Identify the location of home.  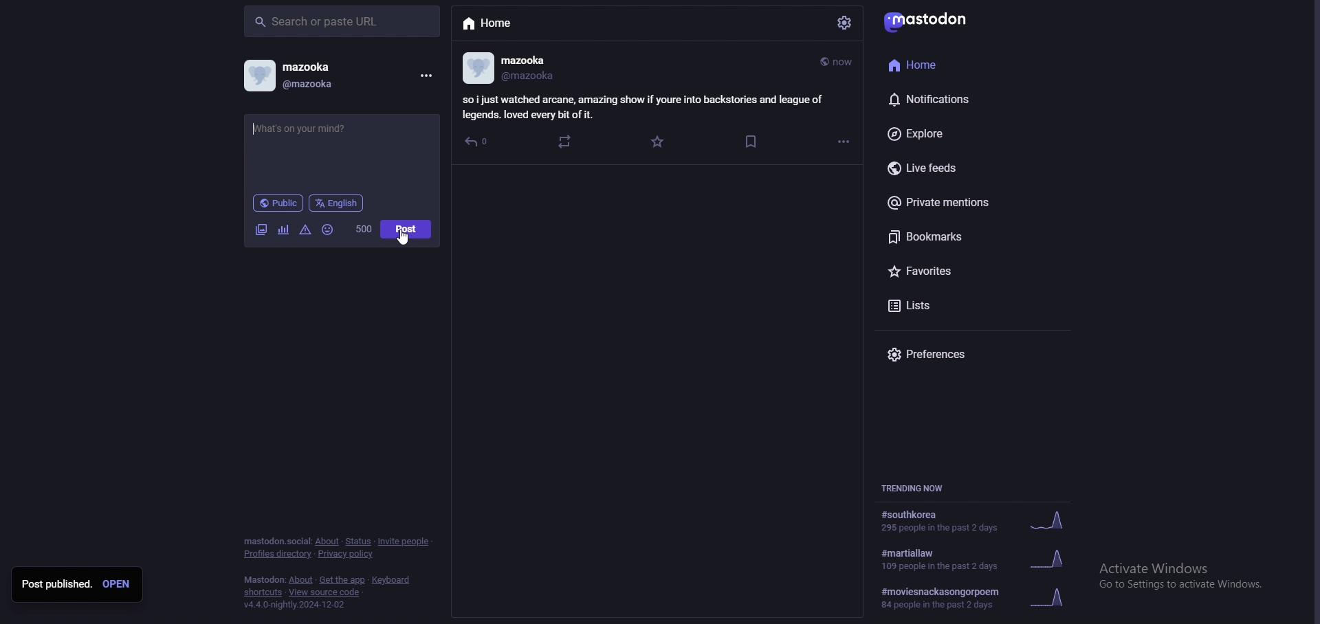
(492, 23).